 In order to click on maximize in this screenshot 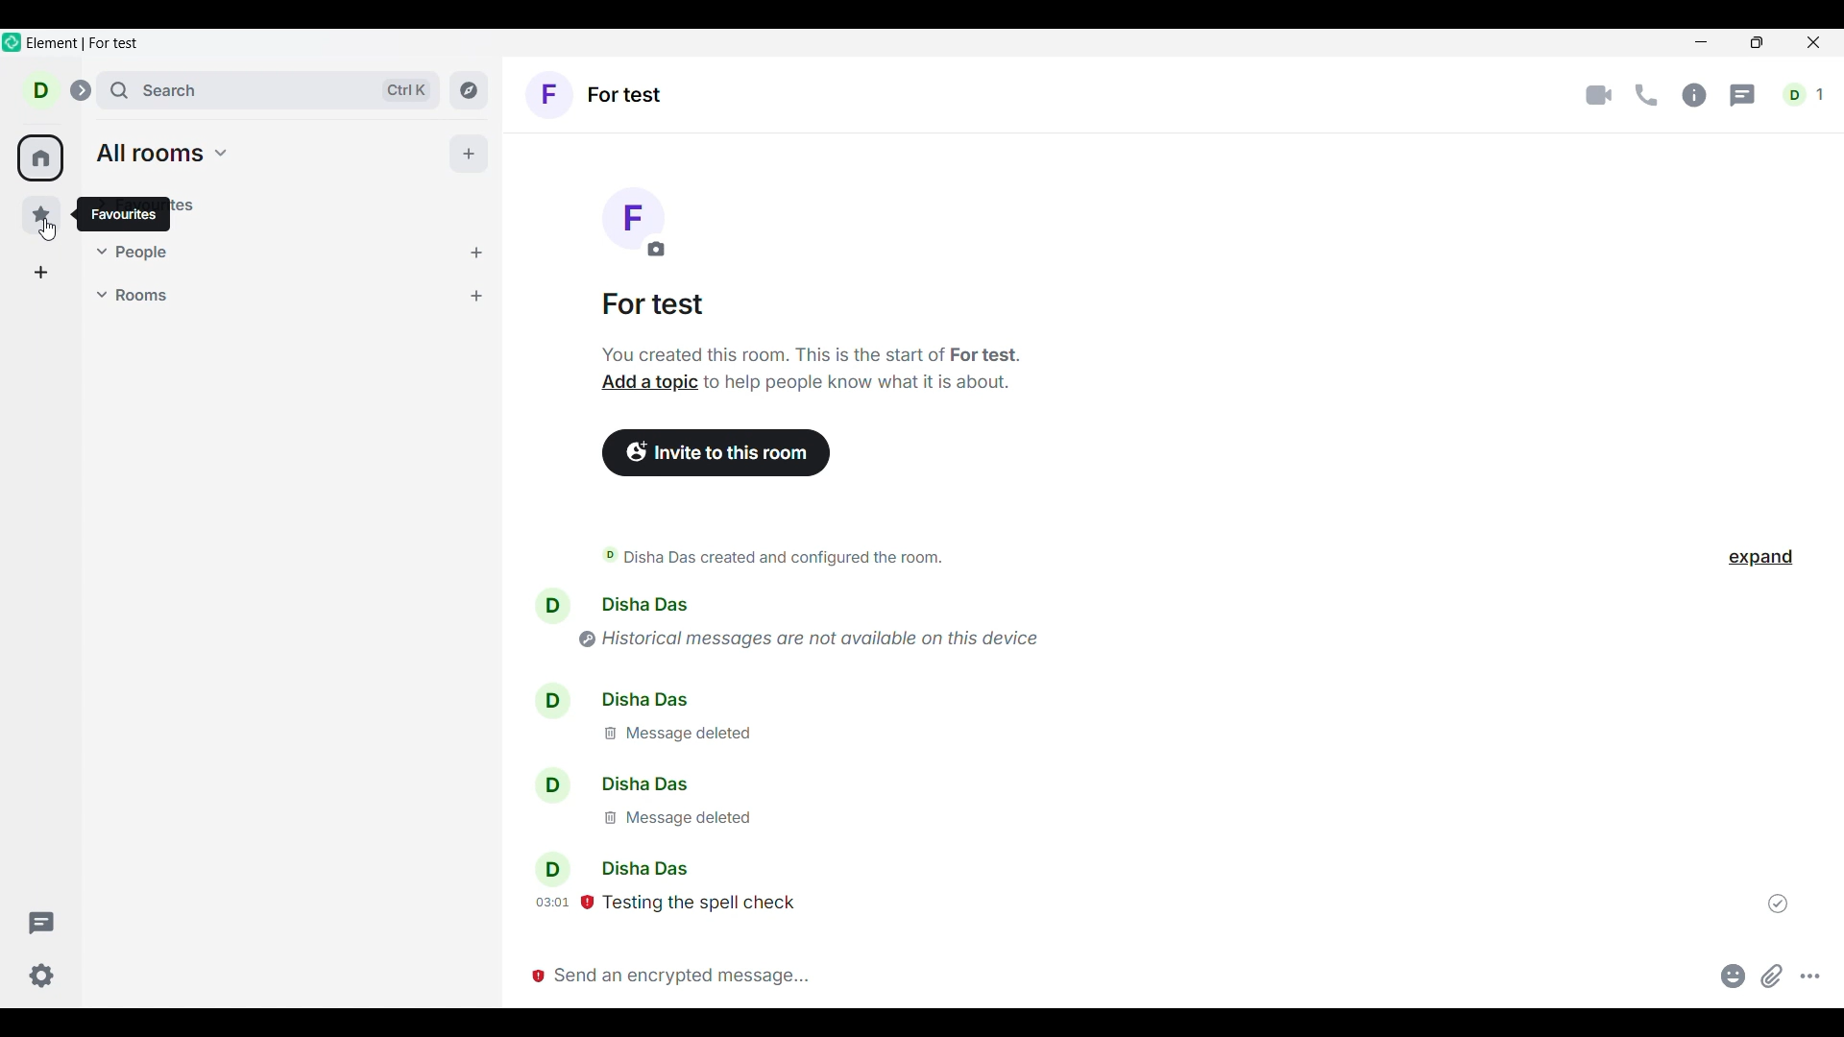, I will do `click(1754, 45)`.